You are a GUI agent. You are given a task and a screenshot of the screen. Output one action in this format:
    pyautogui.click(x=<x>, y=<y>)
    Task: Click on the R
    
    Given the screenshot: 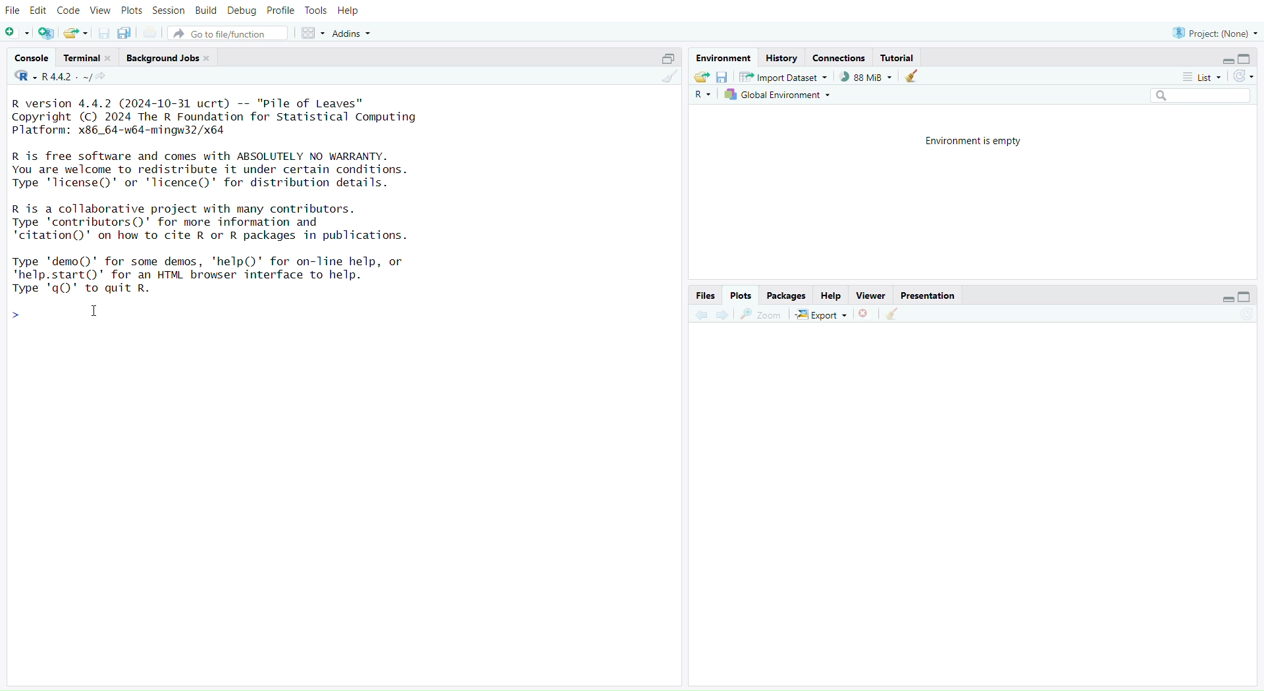 What is the action you would take?
    pyautogui.click(x=702, y=96)
    